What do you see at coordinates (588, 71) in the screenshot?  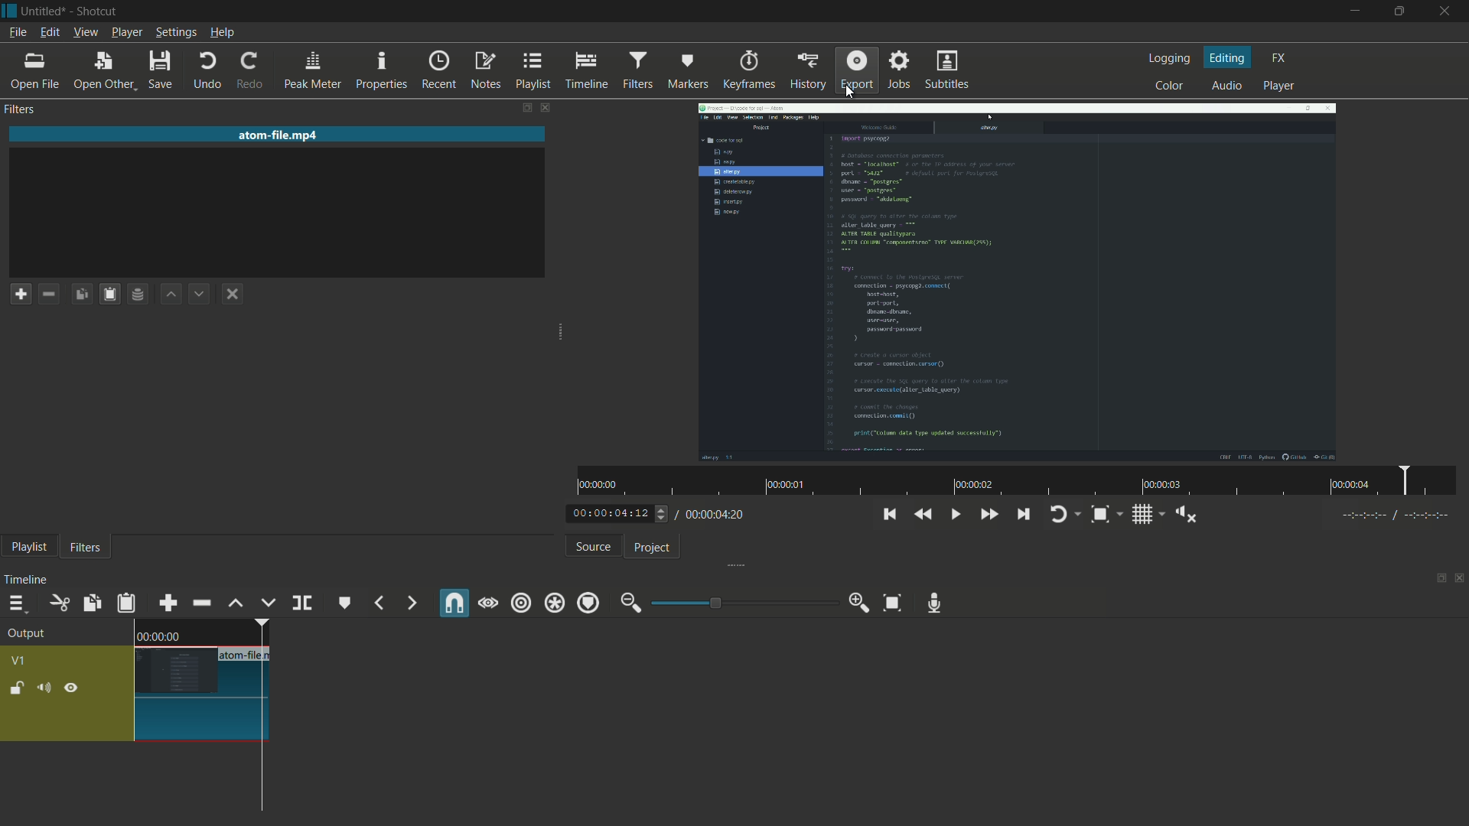 I see `timeline` at bounding box center [588, 71].